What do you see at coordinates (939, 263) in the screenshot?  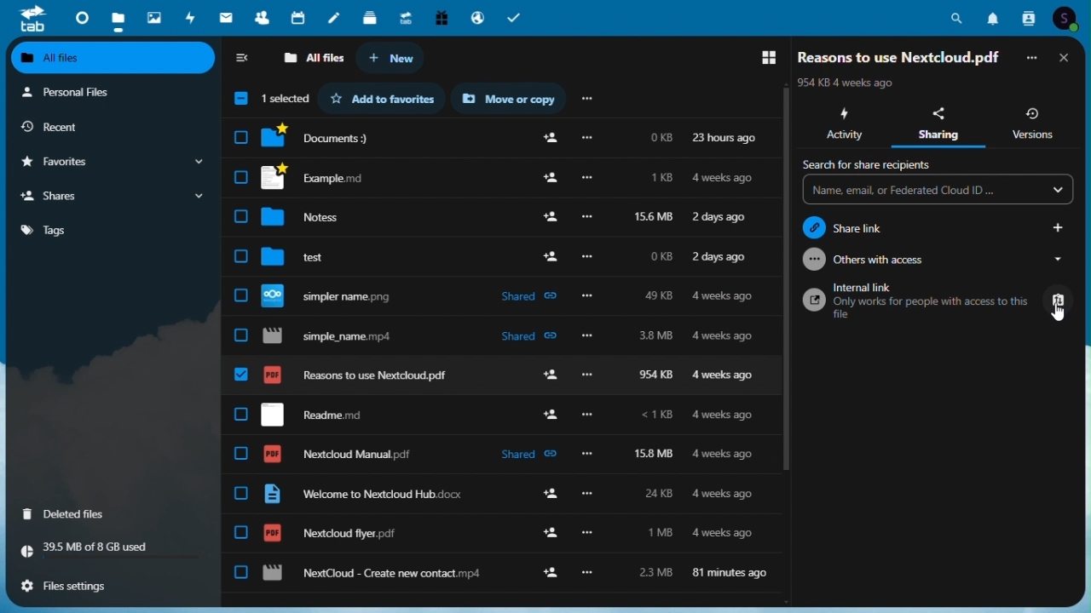 I see `Others with access` at bounding box center [939, 263].